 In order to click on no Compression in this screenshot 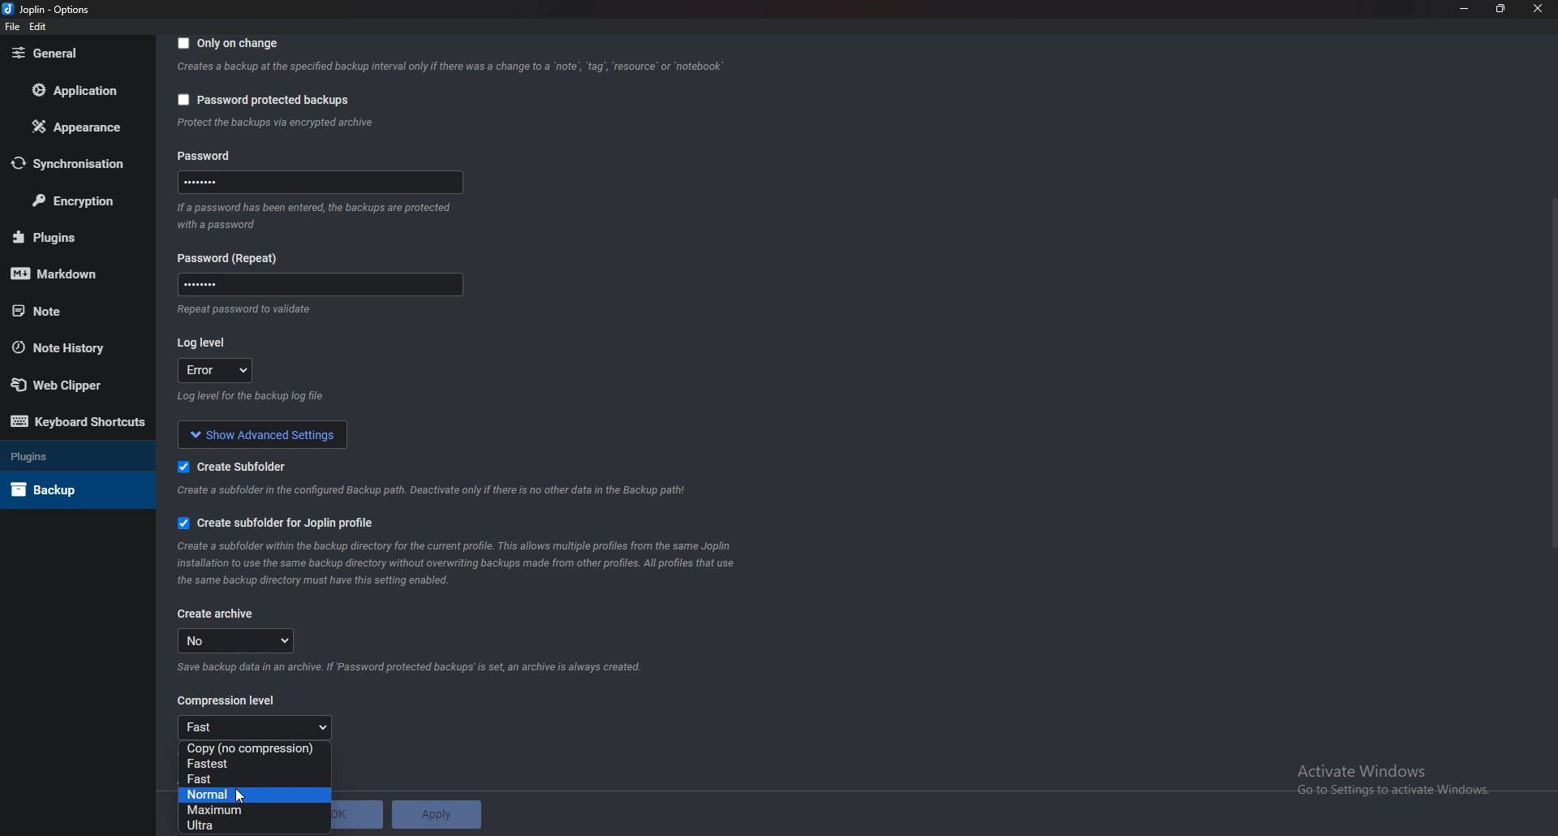, I will do `click(252, 750)`.